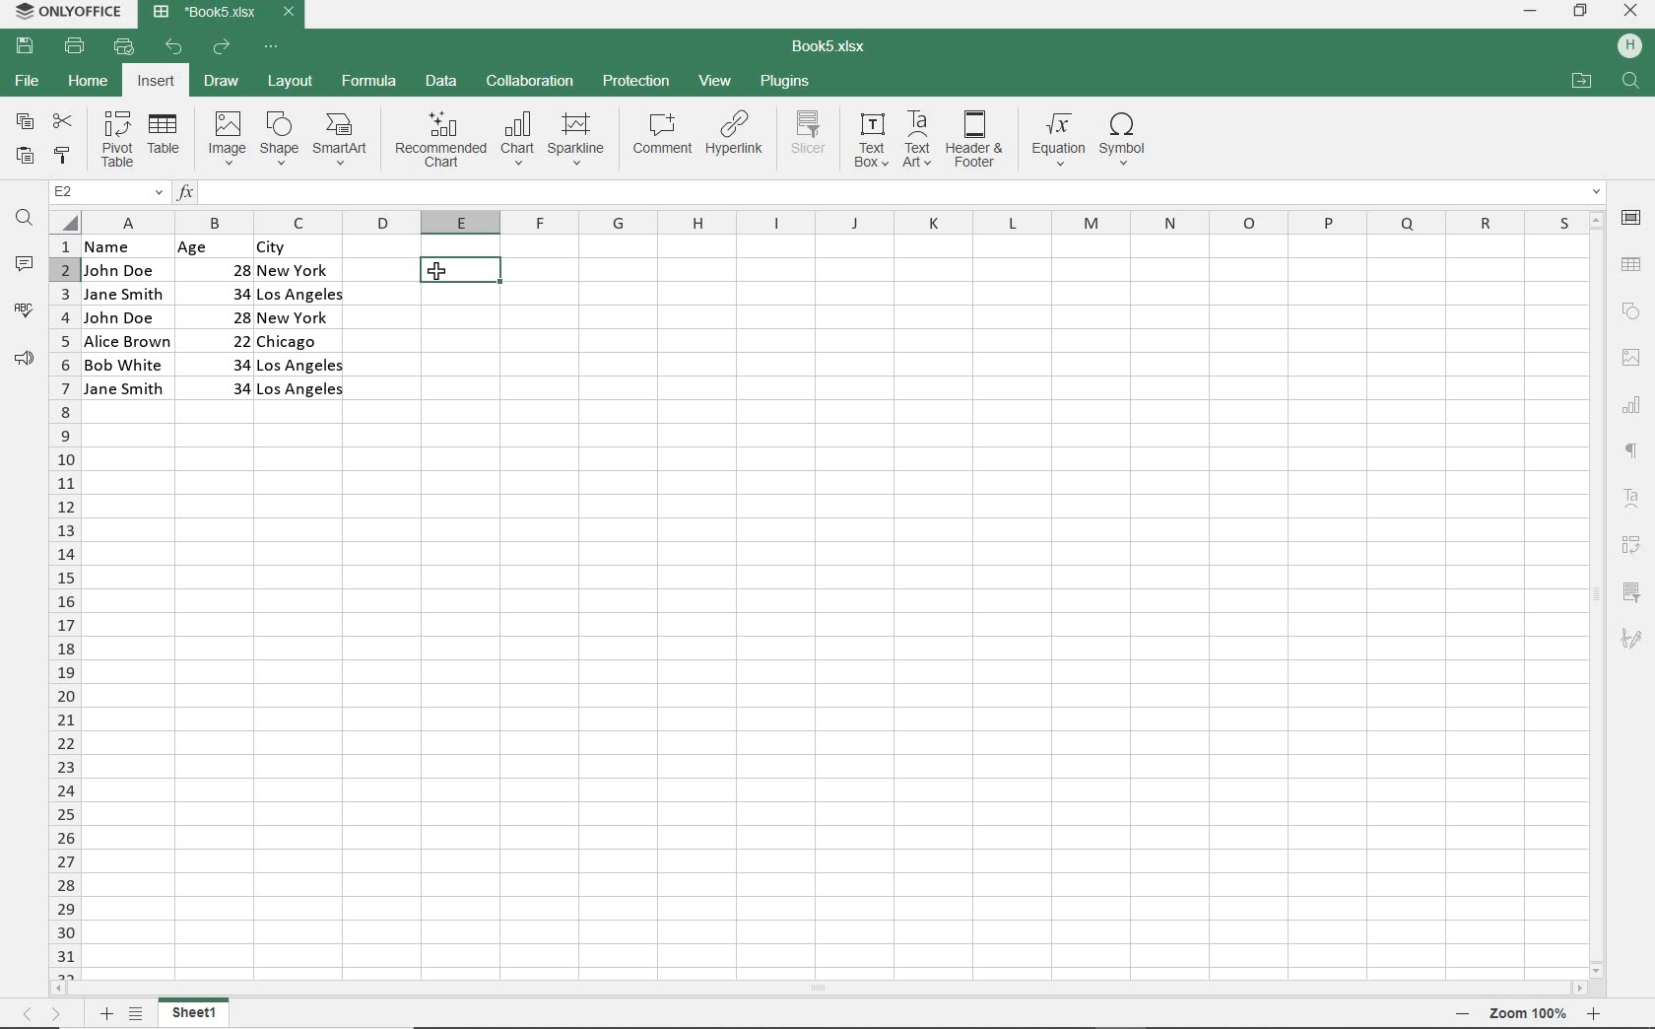 The width and height of the screenshot is (1655, 1029). I want to click on COLLABORATION, so click(530, 84).